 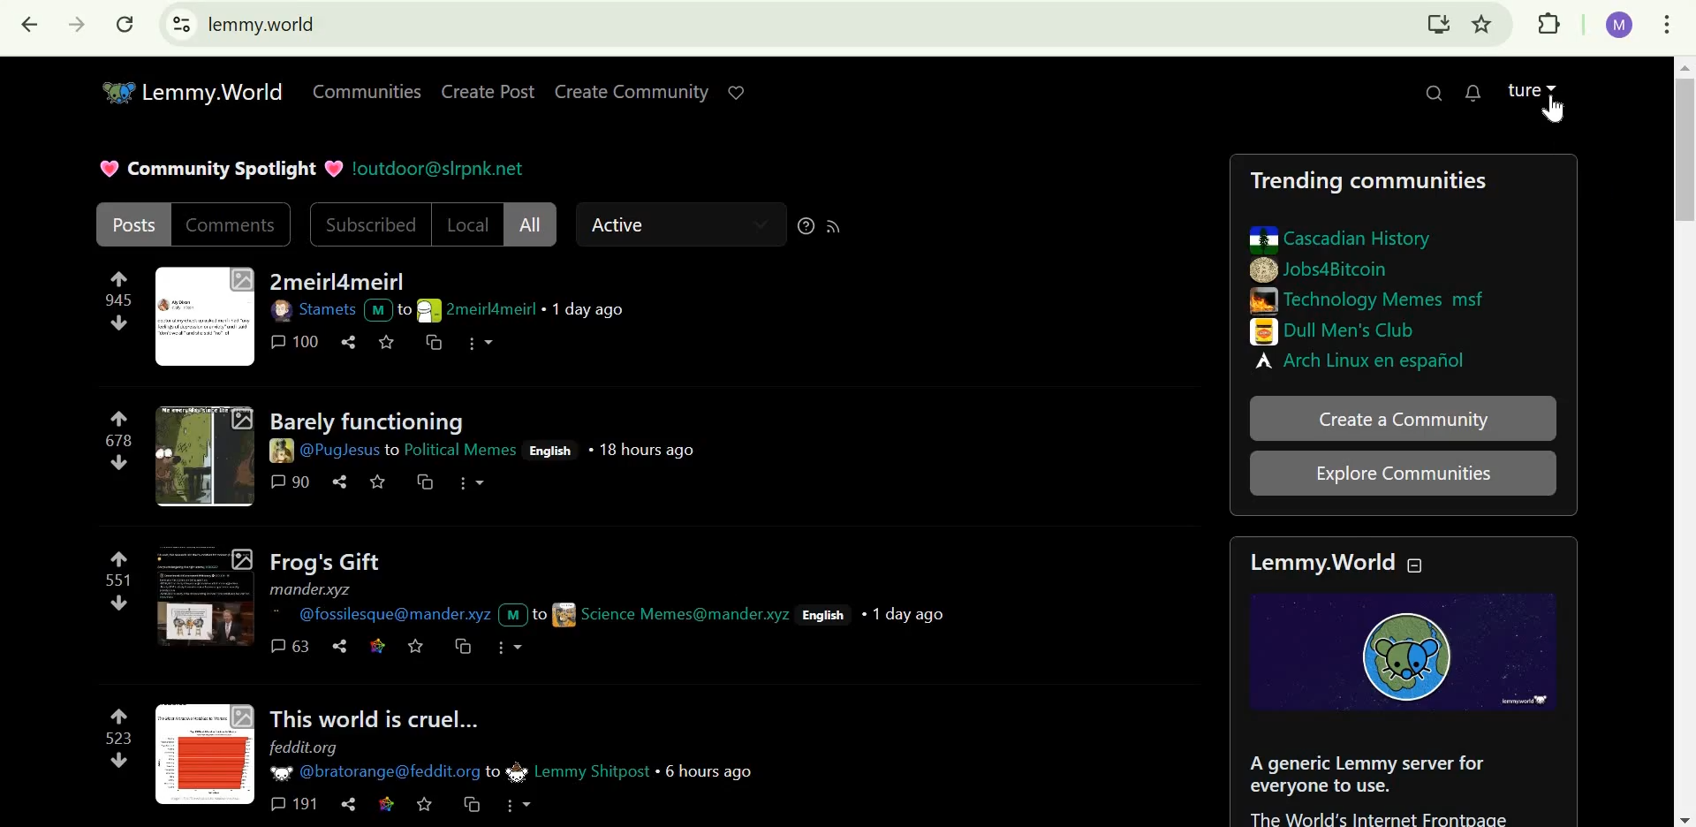 What do you see at coordinates (322, 562) in the screenshot?
I see `Frog's gift` at bounding box center [322, 562].